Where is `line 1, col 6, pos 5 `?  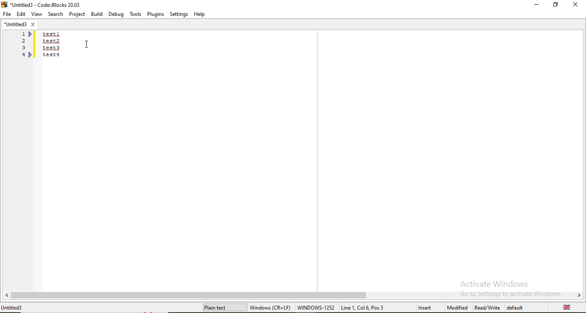 line 1, col 6, pos 5  is located at coordinates (368, 307).